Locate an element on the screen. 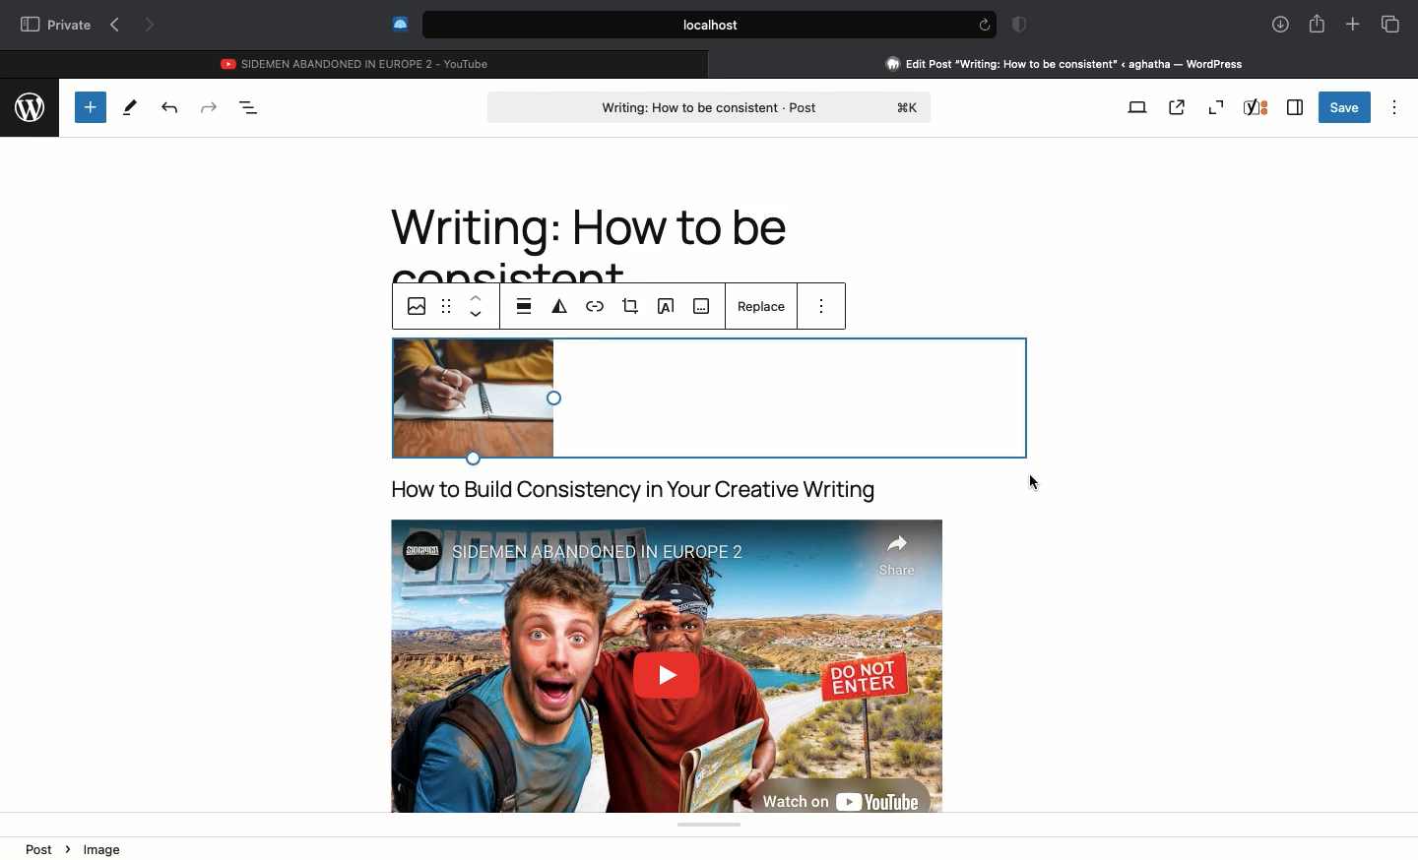 Image resolution: width=1418 pixels, height=860 pixels. Next page is located at coordinates (152, 27).